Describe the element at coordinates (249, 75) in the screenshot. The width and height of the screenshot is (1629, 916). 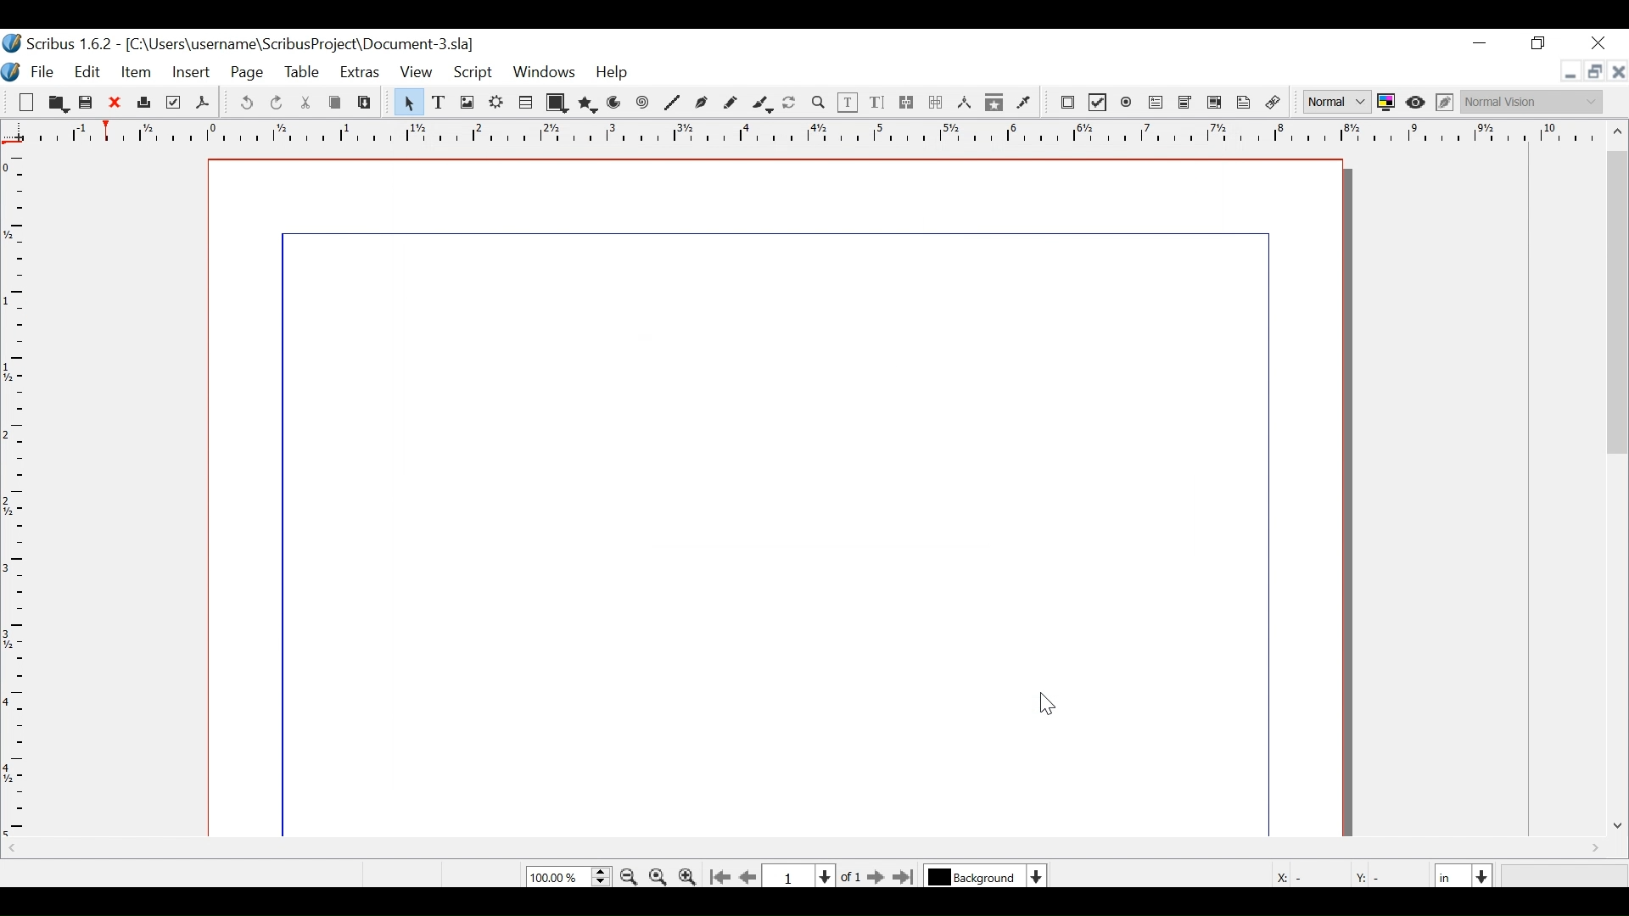
I see `Page` at that location.